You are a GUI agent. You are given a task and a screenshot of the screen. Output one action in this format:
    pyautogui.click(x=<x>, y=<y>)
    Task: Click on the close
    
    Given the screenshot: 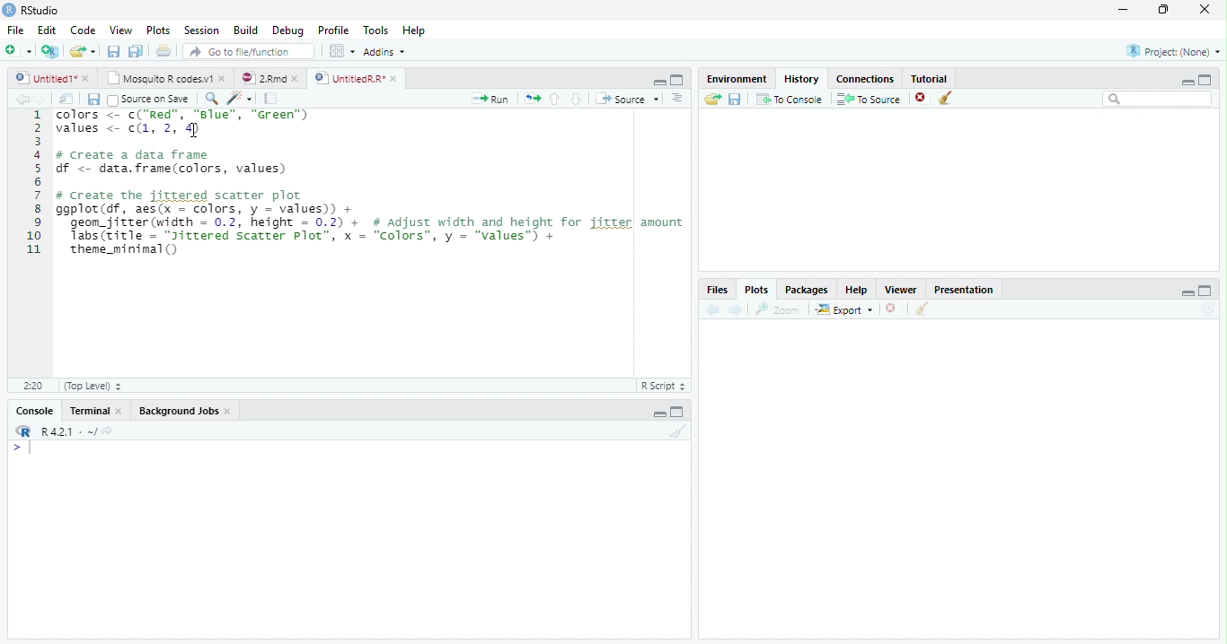 What is the action you would take?
    pyautogui.click(x=228, y=411)
    